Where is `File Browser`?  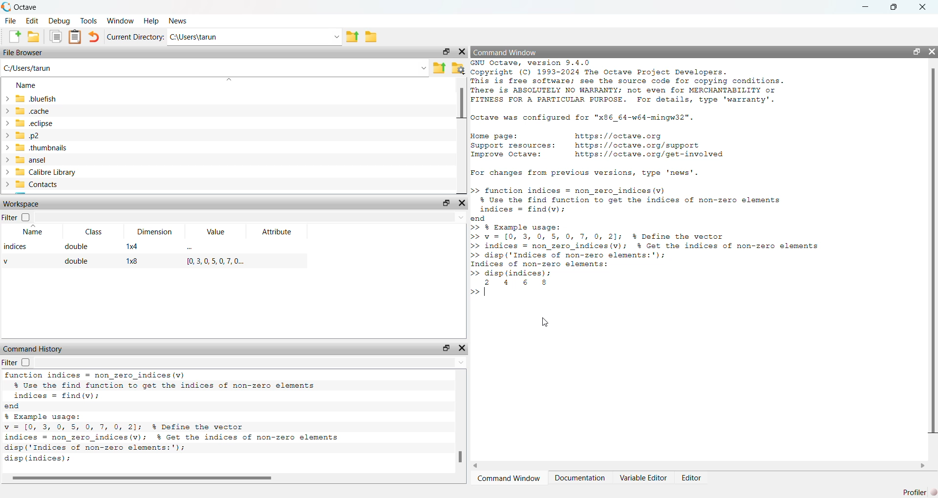 File Browser is located at coordinates (25, 53).